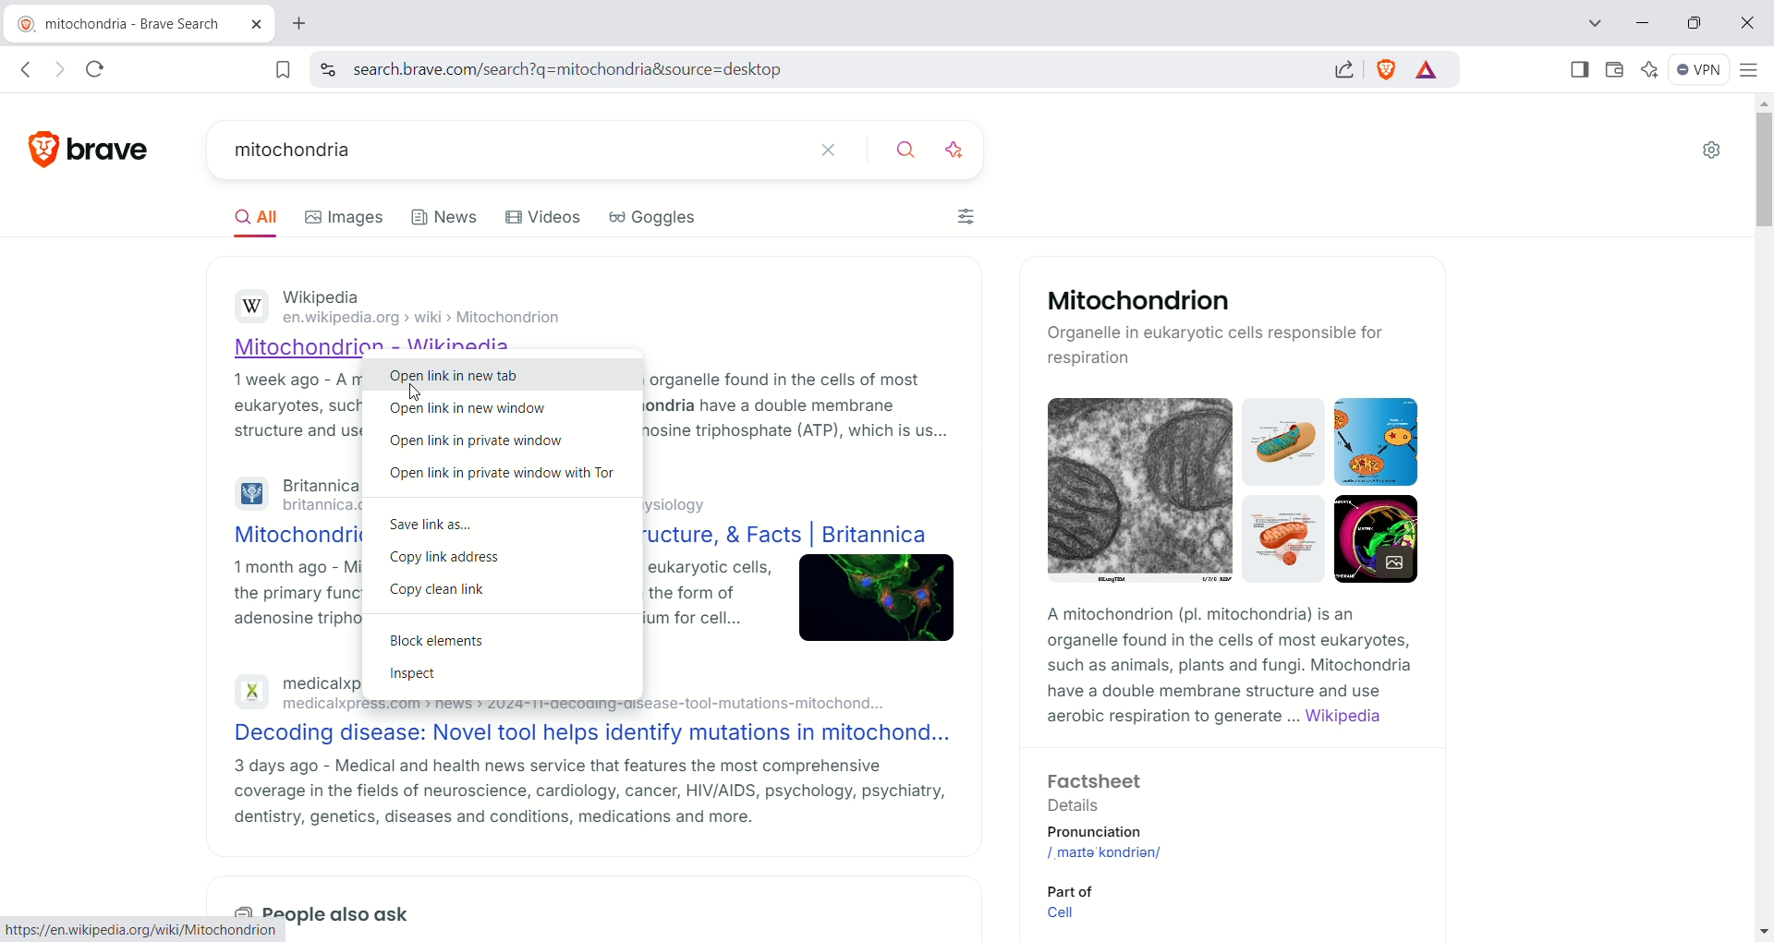 The image size is (1774, 942). Describe the element at coordinates (1650, 70) in the screenshot. I see `leo AI` at that location.